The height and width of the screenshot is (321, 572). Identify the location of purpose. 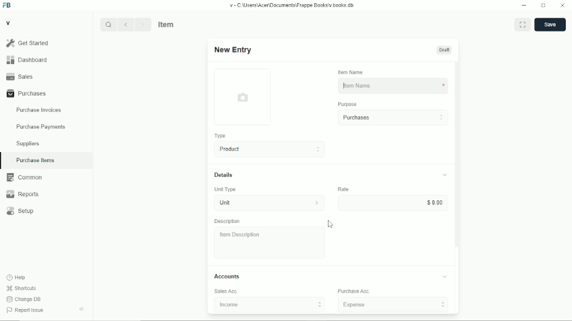
(348, 105).